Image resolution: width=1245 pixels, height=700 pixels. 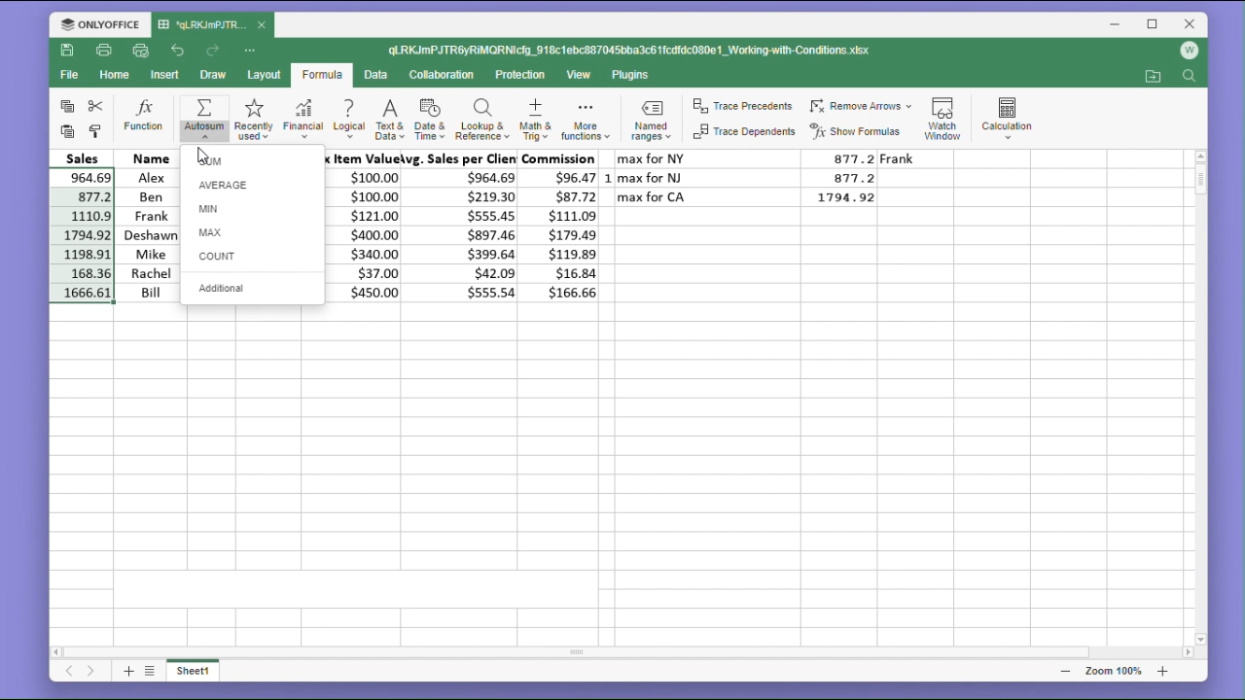 What do you see at coordinates (90, 673) in the screenshot?
I see `next sheet` at bounding box center [90, 673].